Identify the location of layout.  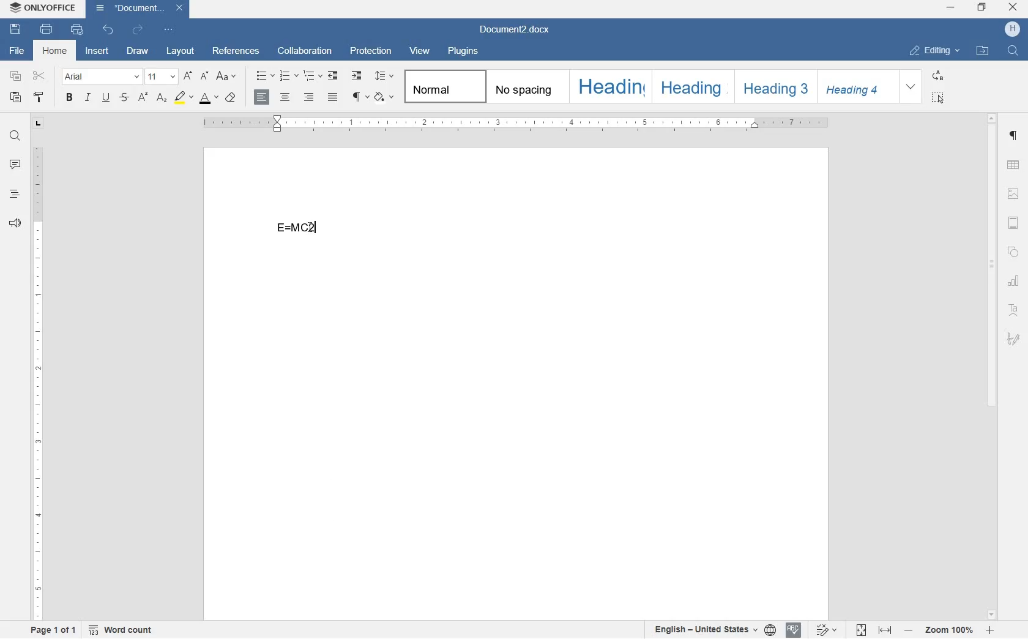
(179, 52).